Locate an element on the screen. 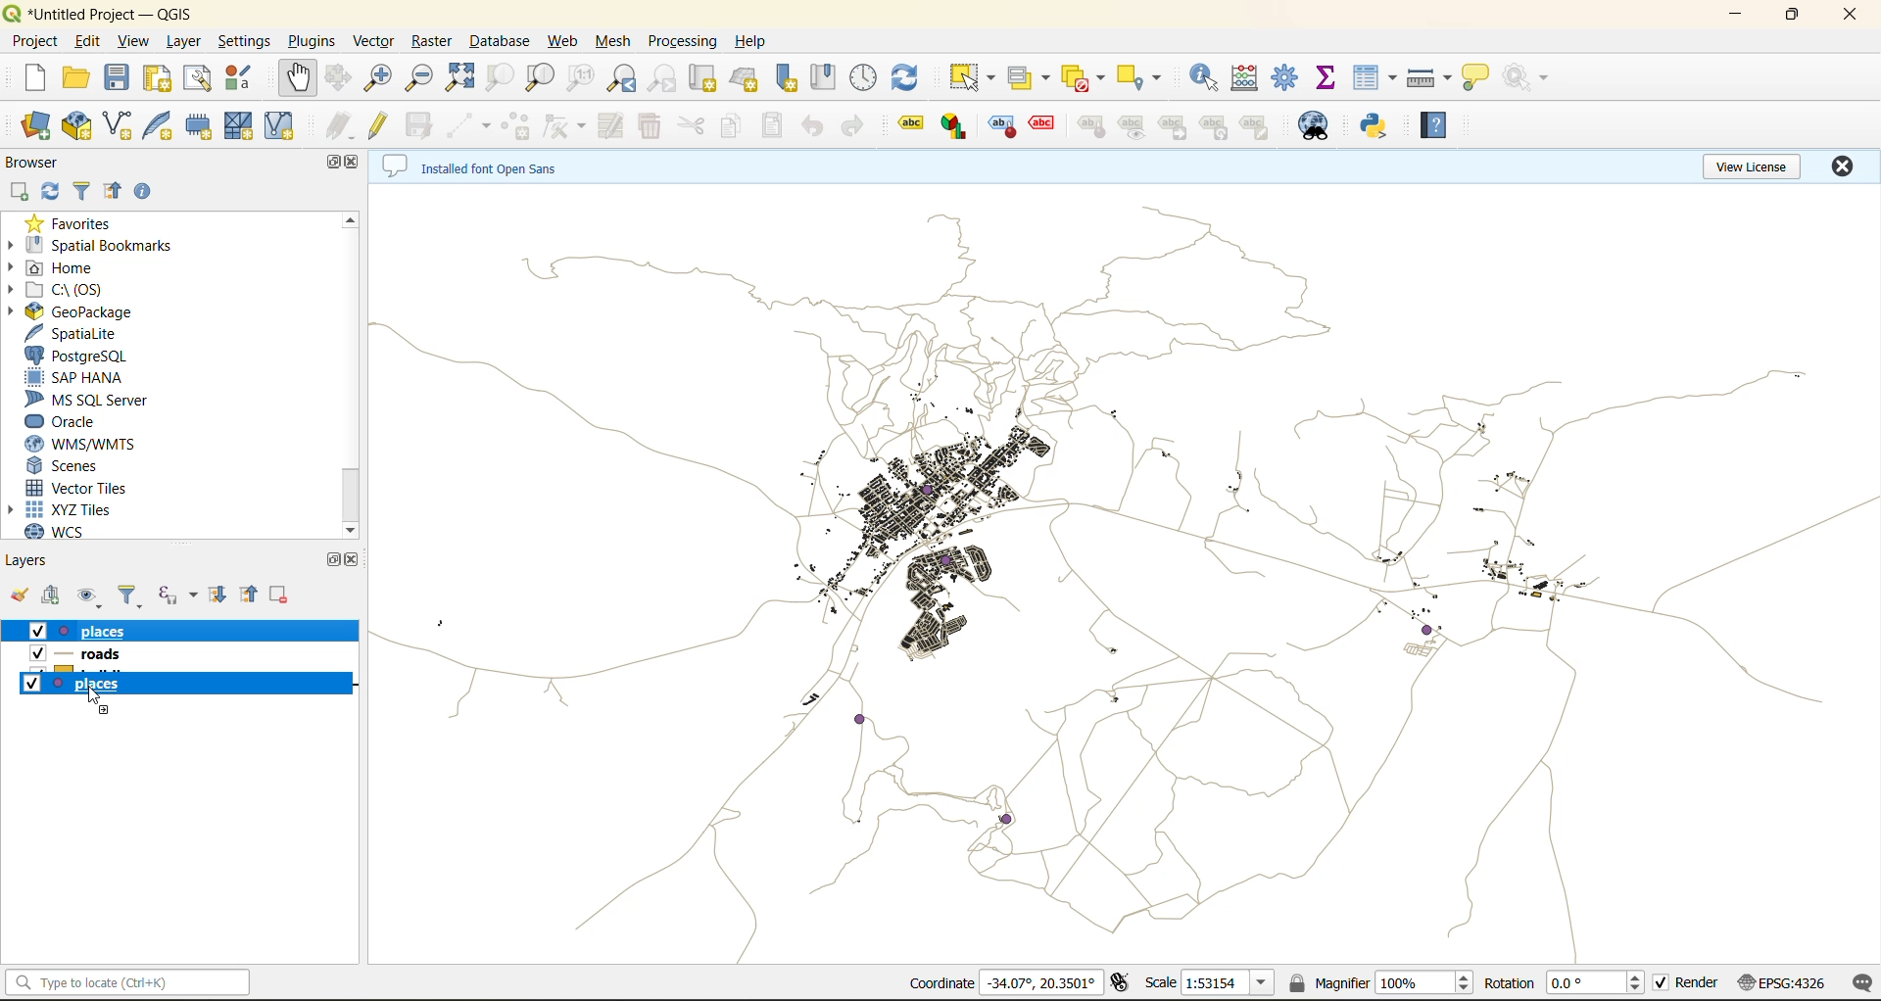  status bar is located at coordinates (129, 982).